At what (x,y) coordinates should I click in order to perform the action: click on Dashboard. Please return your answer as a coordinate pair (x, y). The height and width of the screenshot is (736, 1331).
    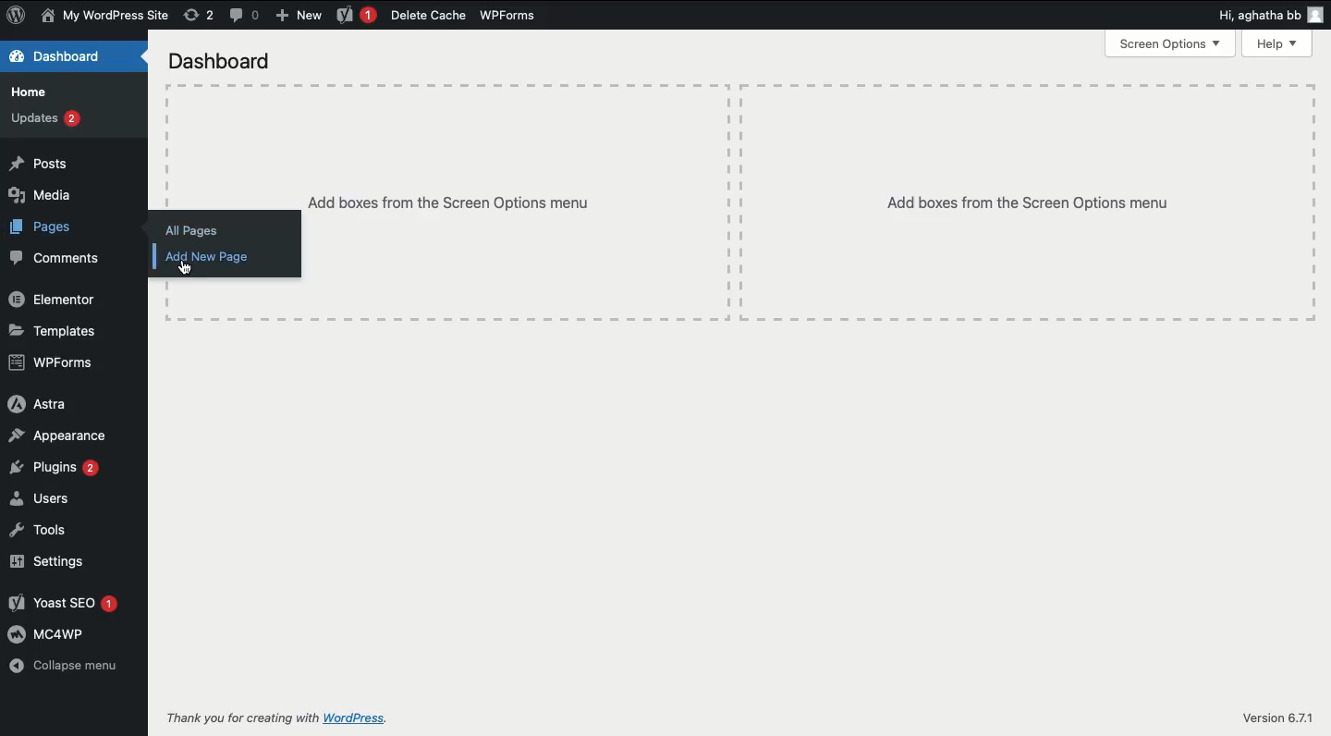
    Looking at the image, I should click on (226, 62).